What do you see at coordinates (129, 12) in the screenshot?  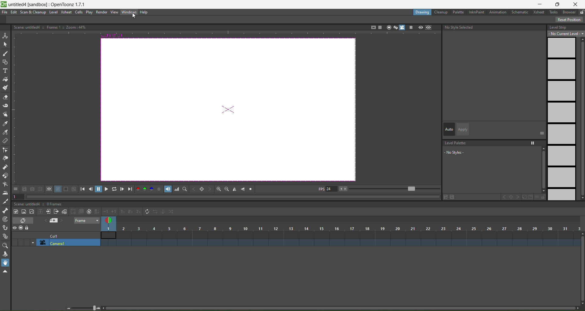 I see `windows` at bounding box center [129, 12].